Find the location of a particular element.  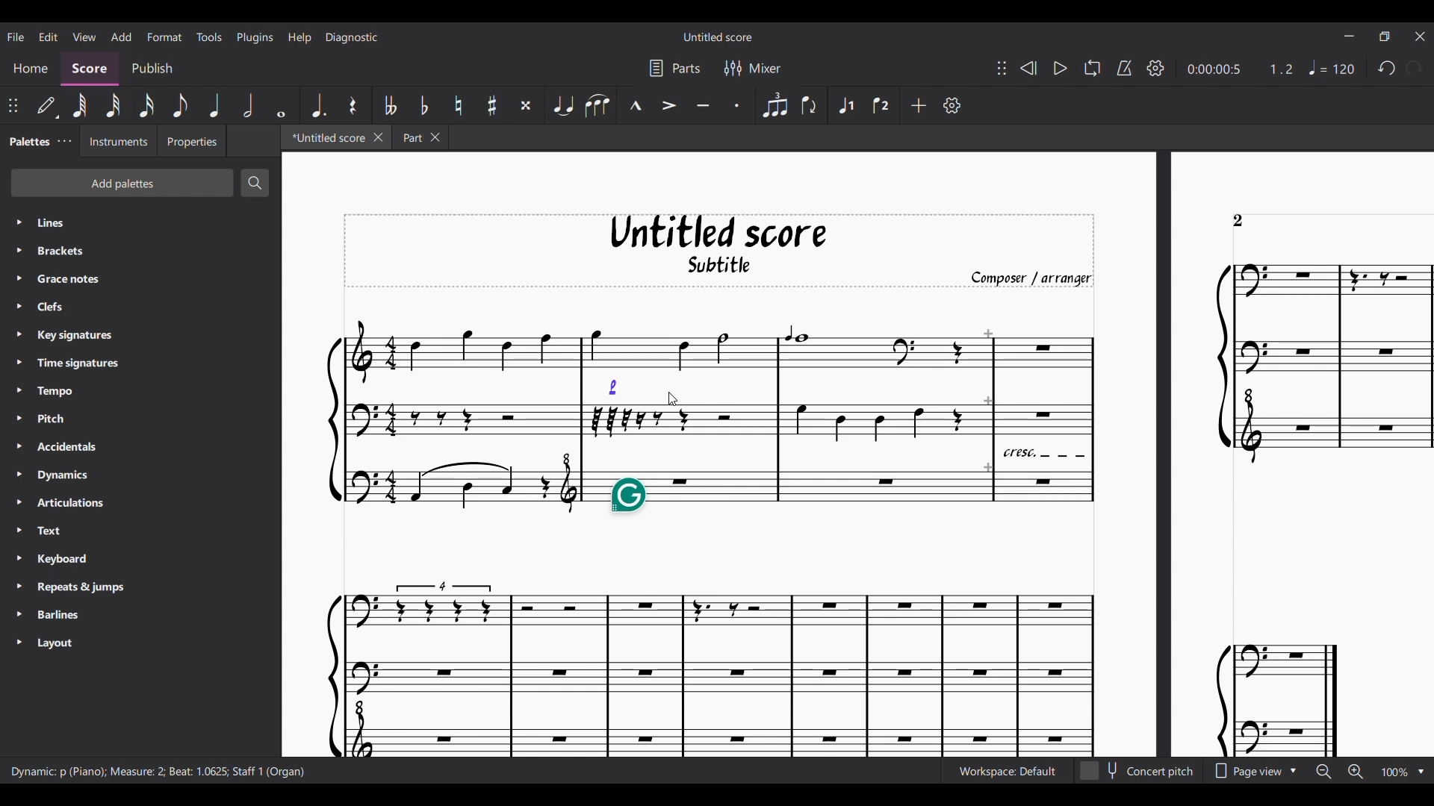

Diagnostic menu is located at coordinates (352, 37).